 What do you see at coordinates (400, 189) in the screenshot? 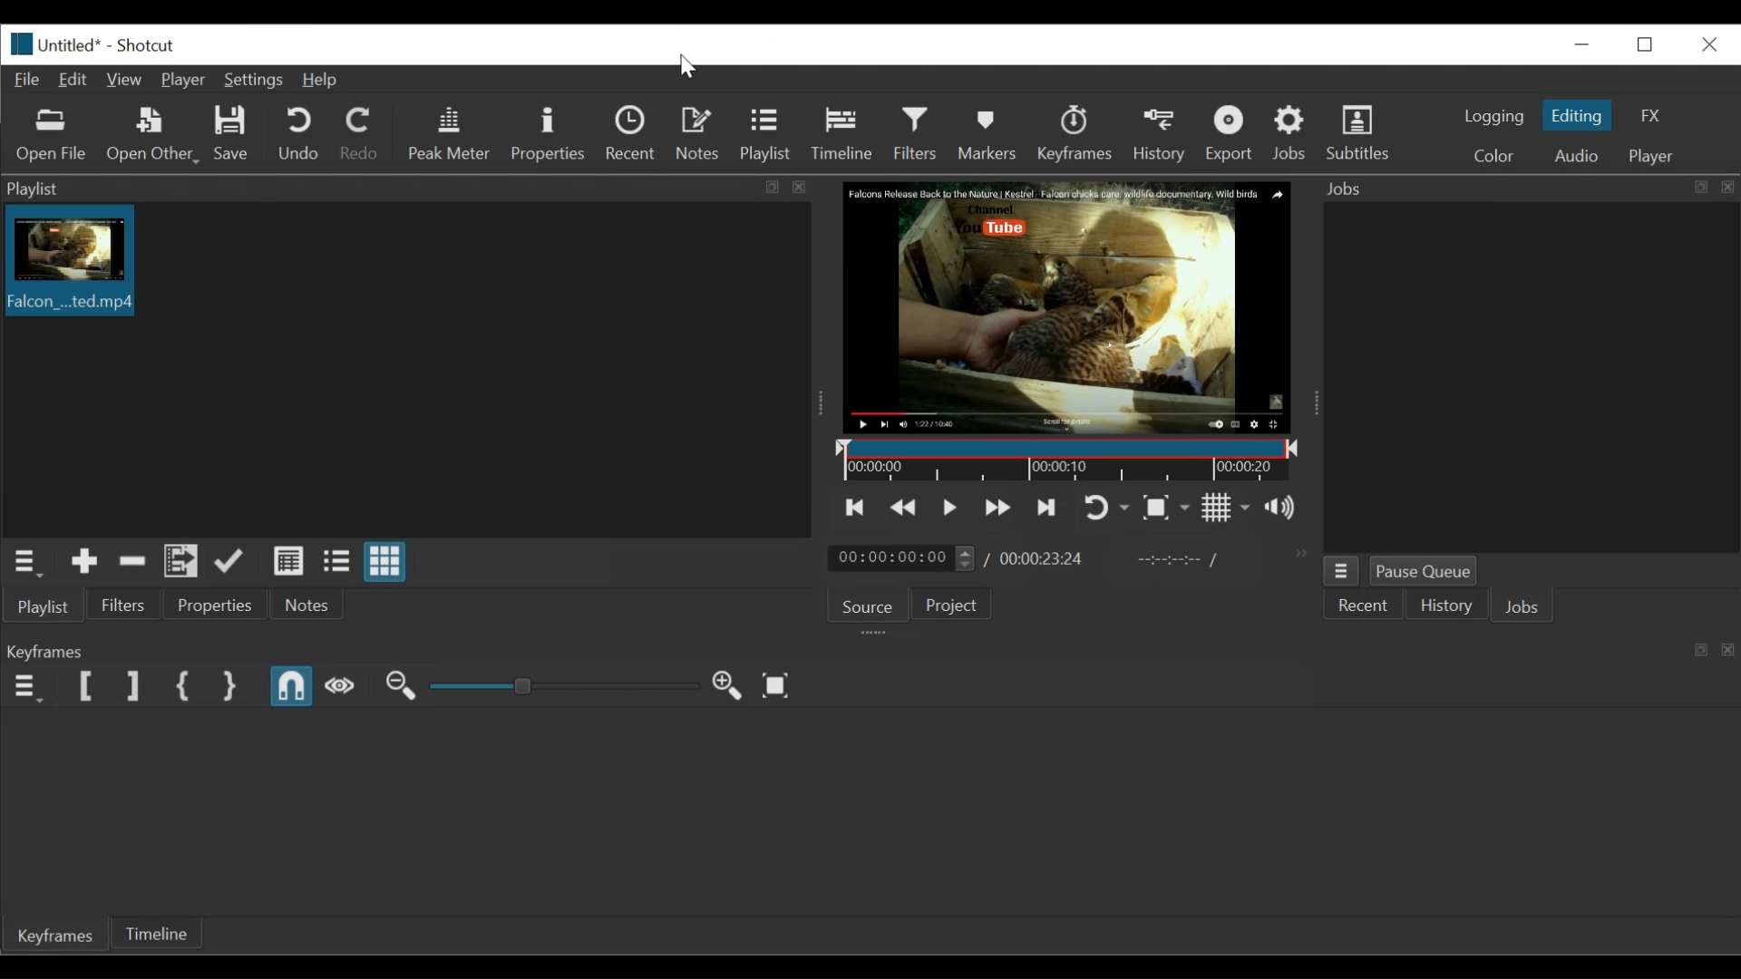
I see `Playlist menu` at bounding box center [400, 189].